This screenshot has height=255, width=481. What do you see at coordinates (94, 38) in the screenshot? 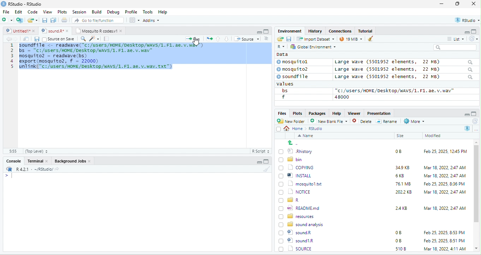
I see `sharpen` at bounding box center [94, 38].